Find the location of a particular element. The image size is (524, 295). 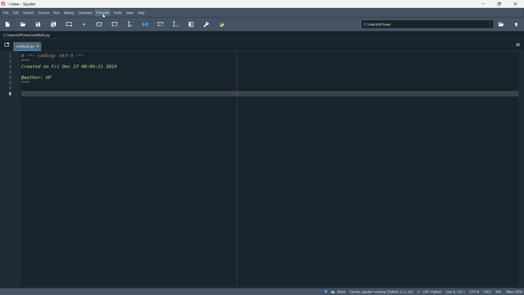

options is located at coordinates (518, 45).